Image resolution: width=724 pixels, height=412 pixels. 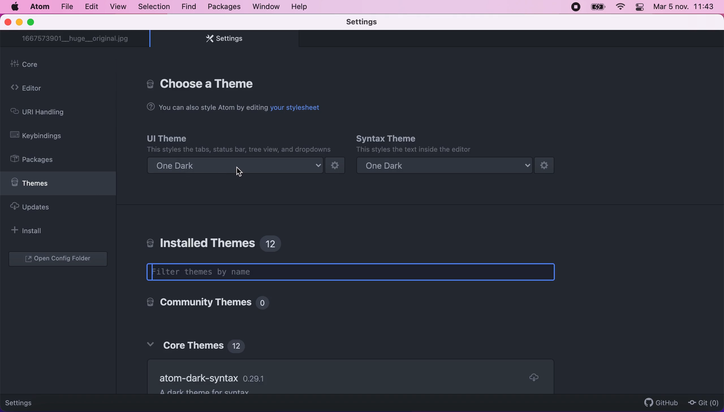 I want to click on maximize, so click(x=36, y=22).